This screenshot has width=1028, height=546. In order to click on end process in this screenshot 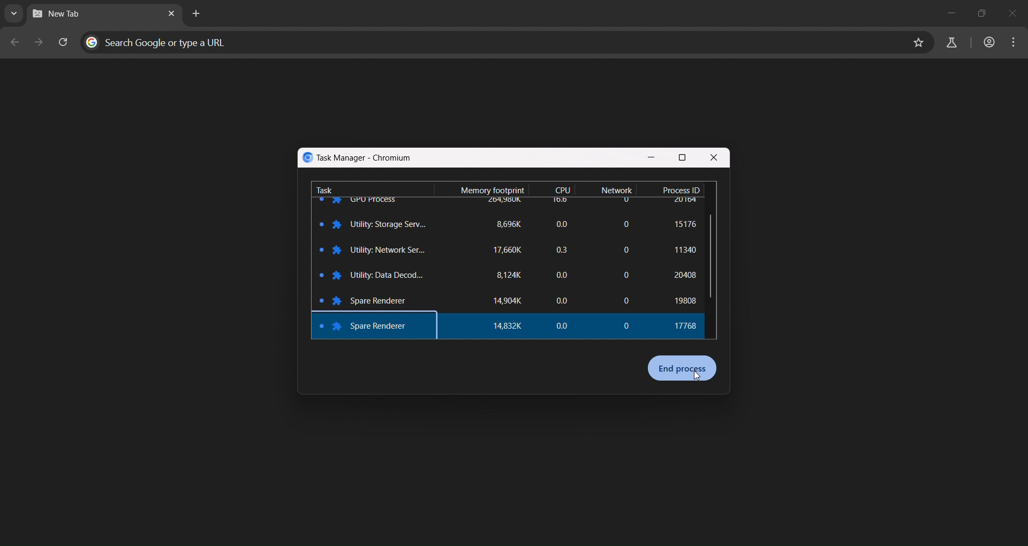, I will do `click(683, 368)`.